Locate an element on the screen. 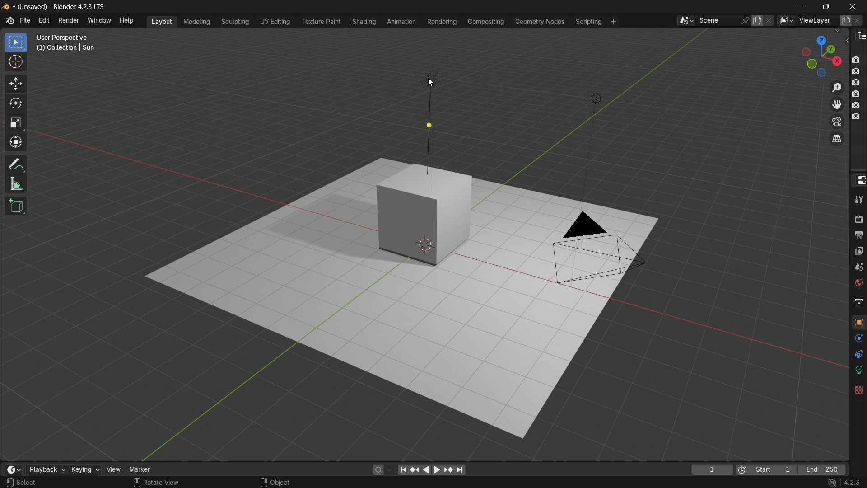 The height and width of the screenshot is (488, 867). object is located at coordinates (859, 320).